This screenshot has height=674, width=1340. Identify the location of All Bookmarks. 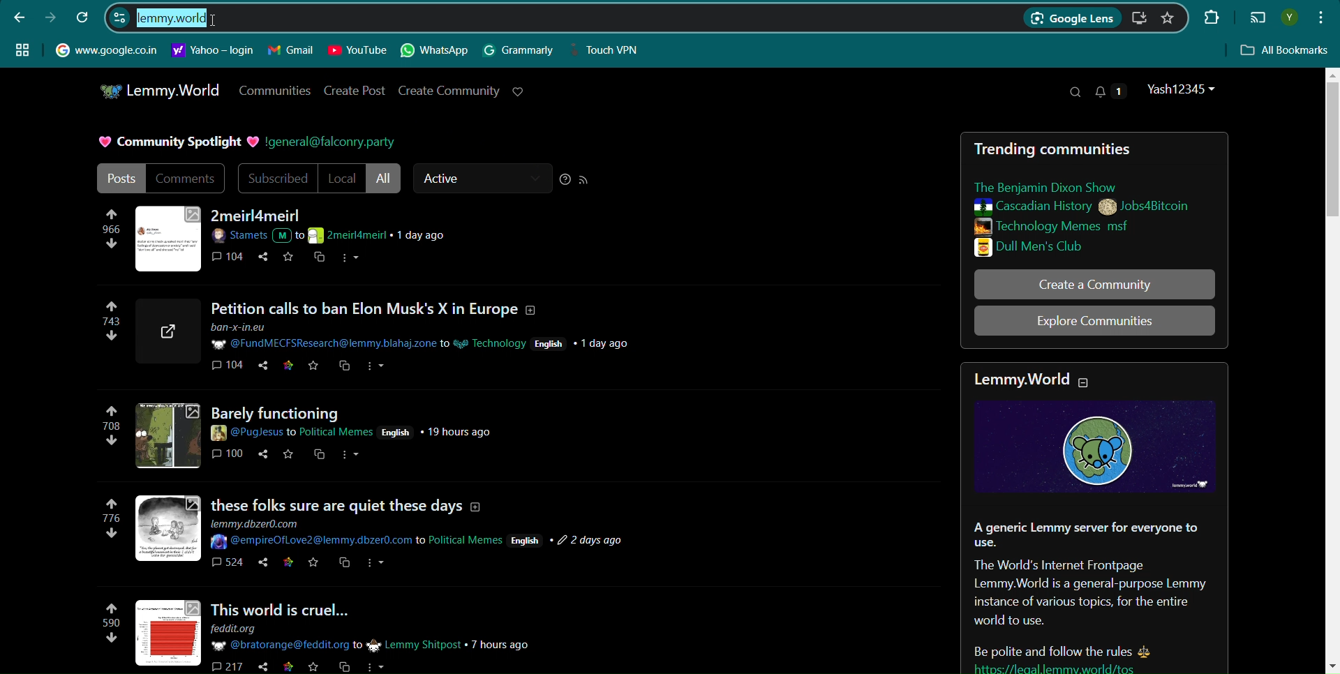
(1286, 51).